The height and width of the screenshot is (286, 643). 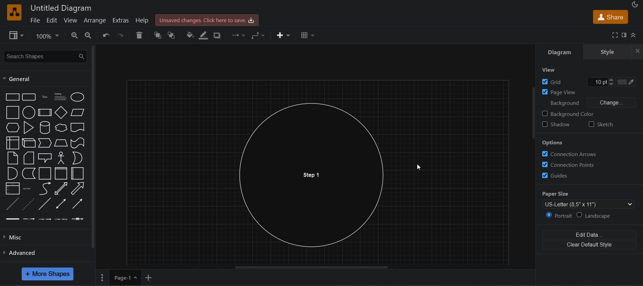 What do you see at coordinates (240, 35) in the screenshot?
I see `connection` at bounding box center [240, 35].